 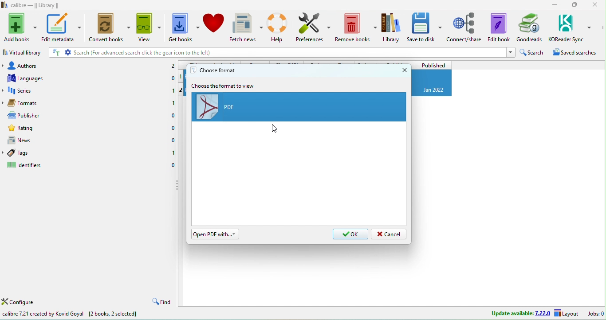 What do you see at coordinates (216, 234) in the screenshot?
I see `Open PDF with...”` at bounding box center [216, 234].